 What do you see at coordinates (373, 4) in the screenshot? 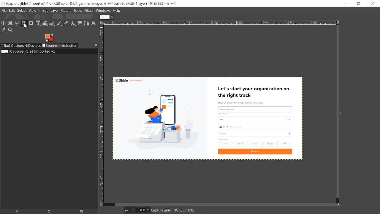
I see `Close` at bounding box center [373, 4].